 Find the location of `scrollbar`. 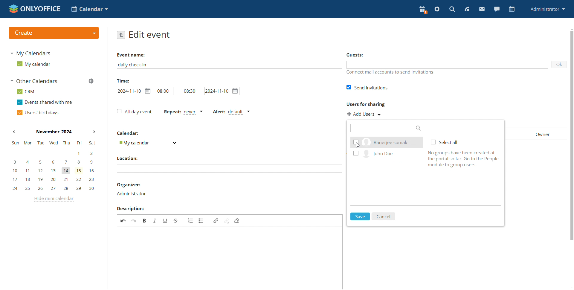

scrollbar is located at coordinates (570, 139).